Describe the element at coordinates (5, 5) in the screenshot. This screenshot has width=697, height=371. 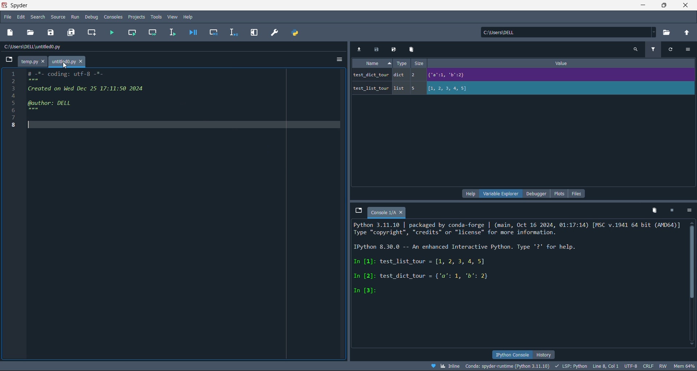
I see `spyder logo` at that location.